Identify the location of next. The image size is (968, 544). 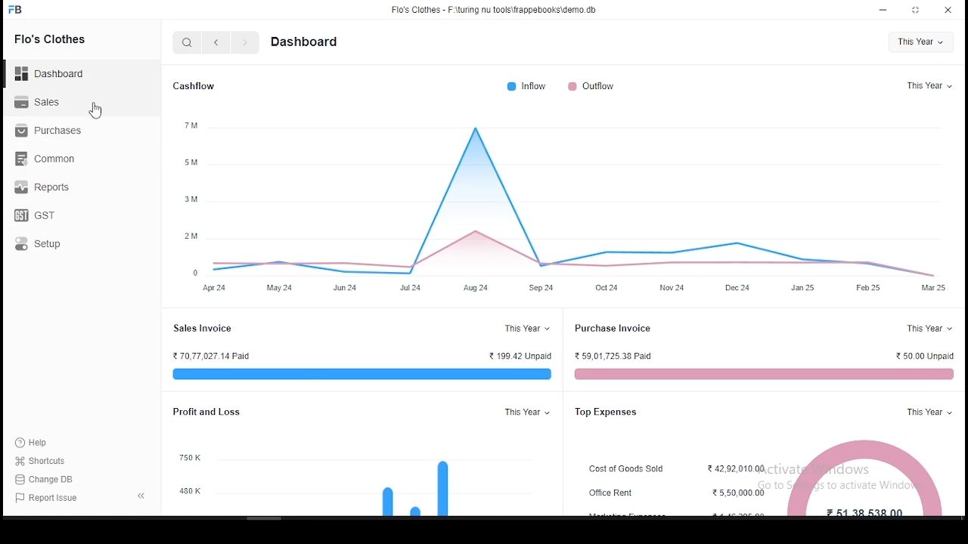
(246, 44).